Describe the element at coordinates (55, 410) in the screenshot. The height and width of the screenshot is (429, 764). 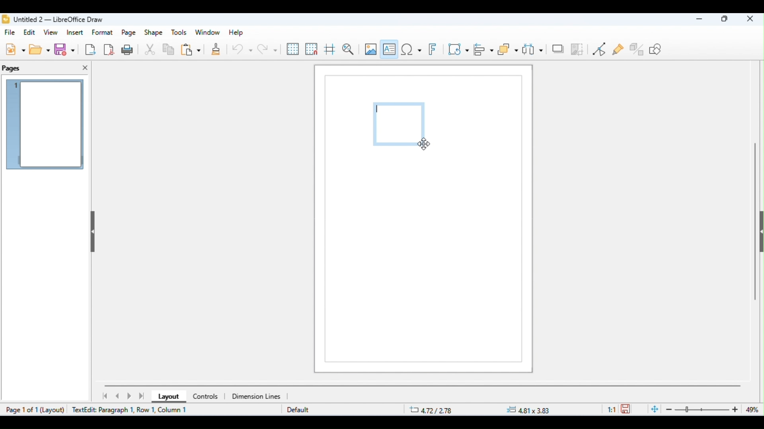
I see `layout` at that location.